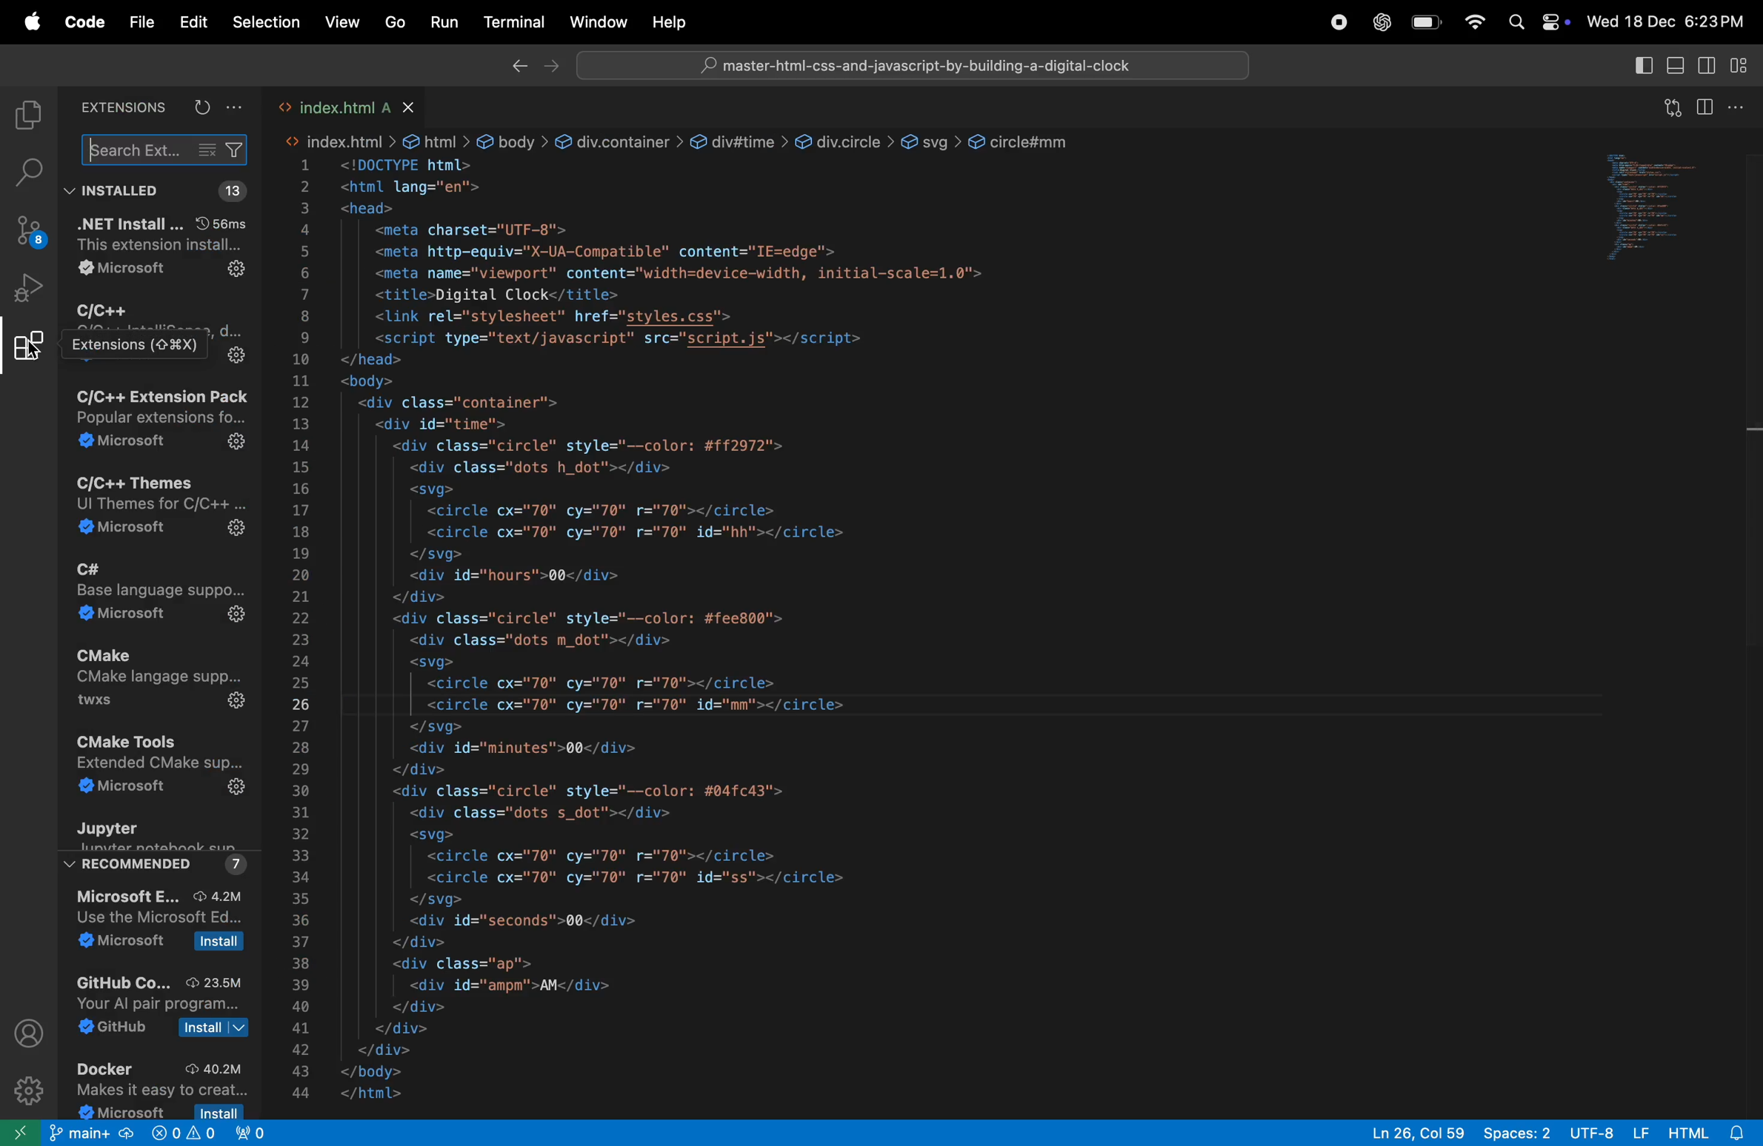 Image resolution: width=1763 pixels, height=1146 pixels. What do you see at coordinates (123, 192) in the screenshot?
I see `installed` at bounding box center [123, 192].